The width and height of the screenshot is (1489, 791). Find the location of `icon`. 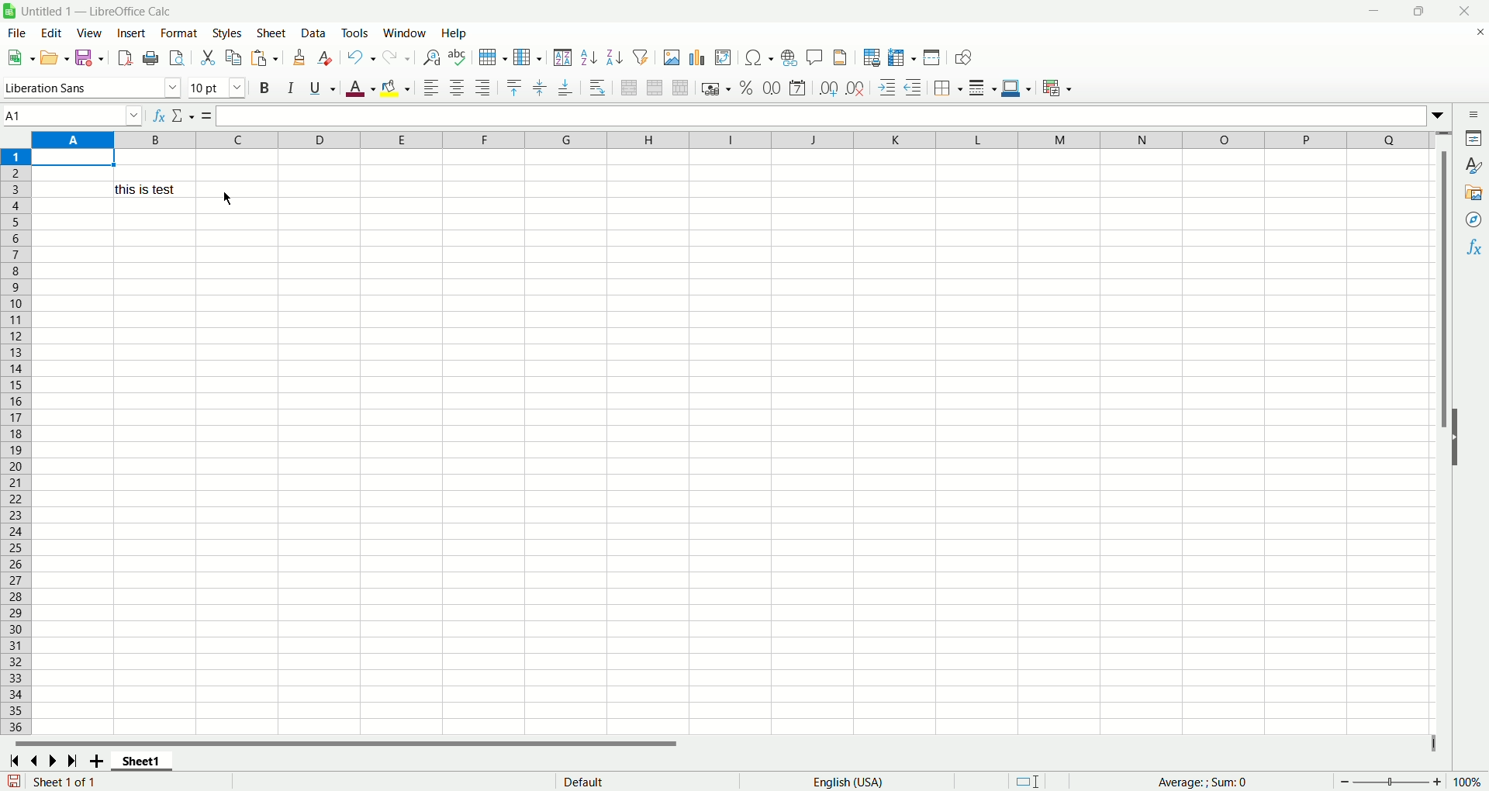

icon is located at coordinates (9, 11).